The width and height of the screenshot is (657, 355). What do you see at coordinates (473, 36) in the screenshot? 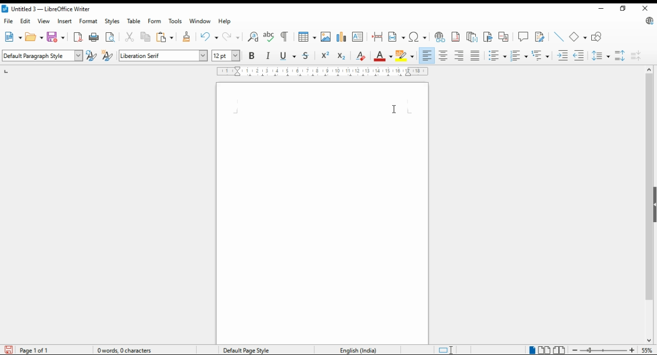
I see `insert endnote` at bounding box center [473, 36].